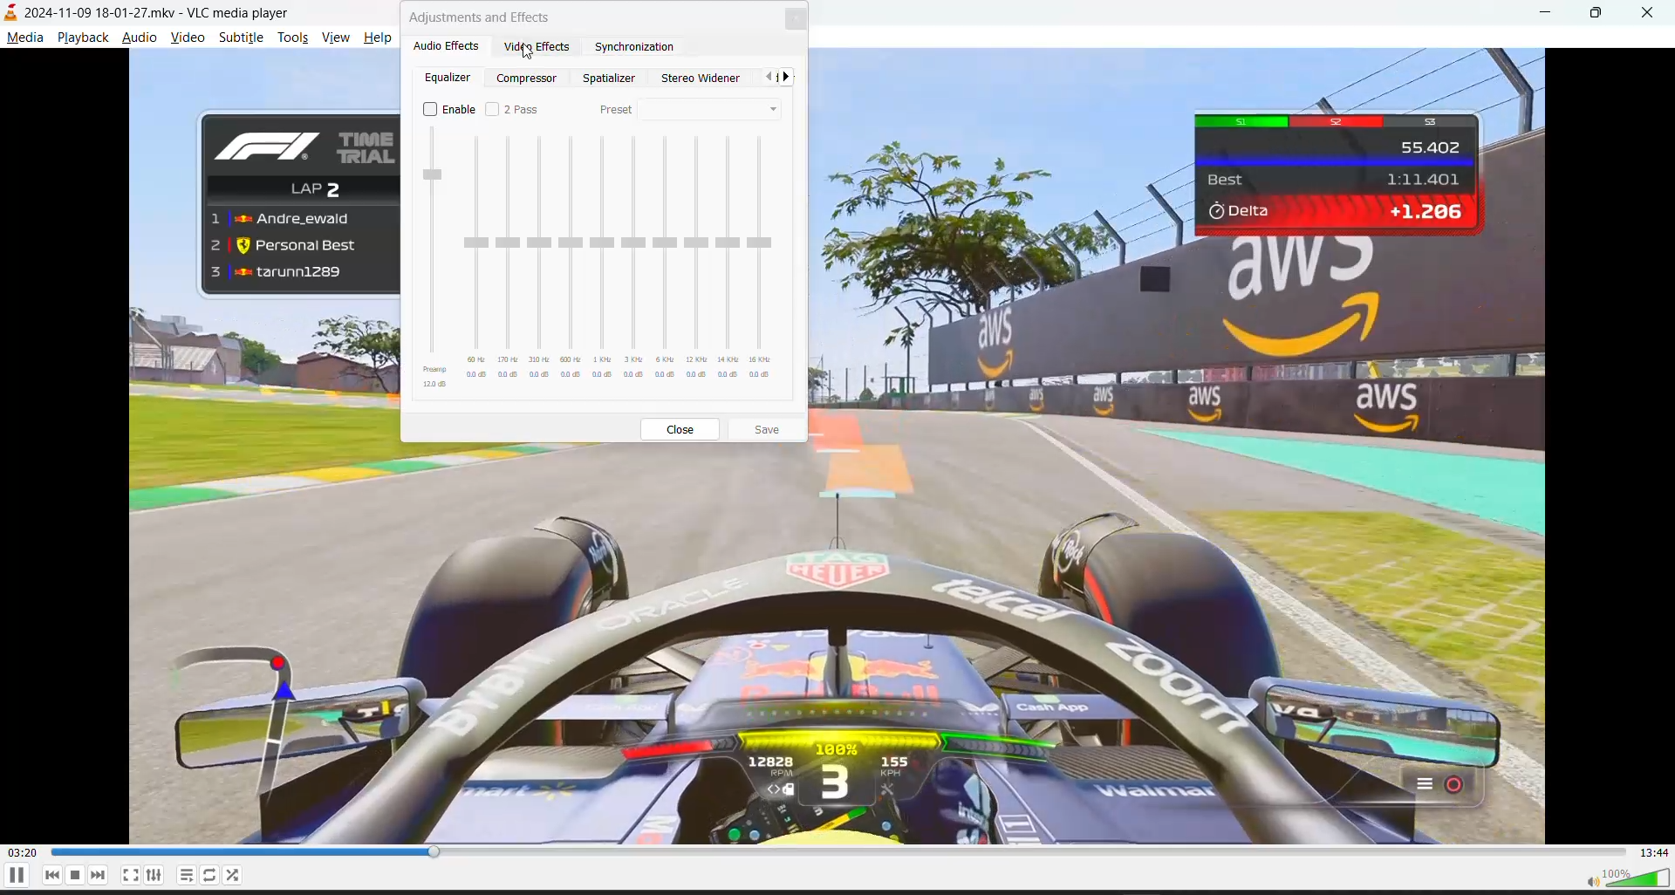  I want to click on slider, so click(634, 256).